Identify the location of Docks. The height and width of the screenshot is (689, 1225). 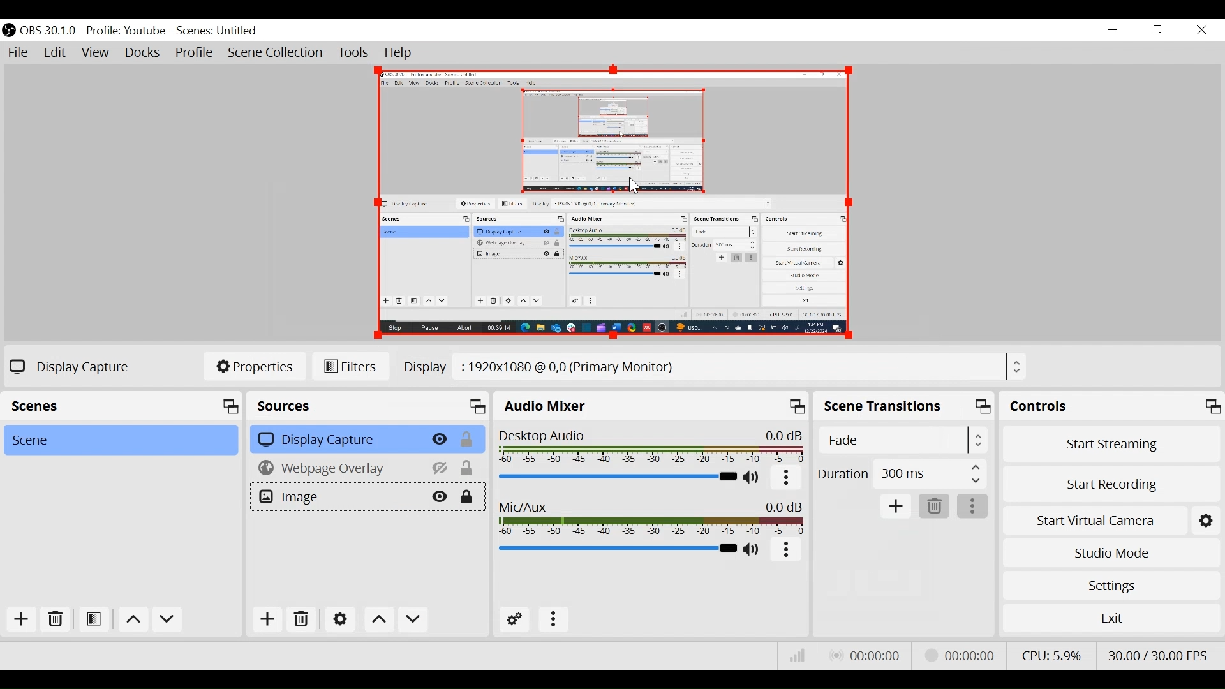
(144, 53).